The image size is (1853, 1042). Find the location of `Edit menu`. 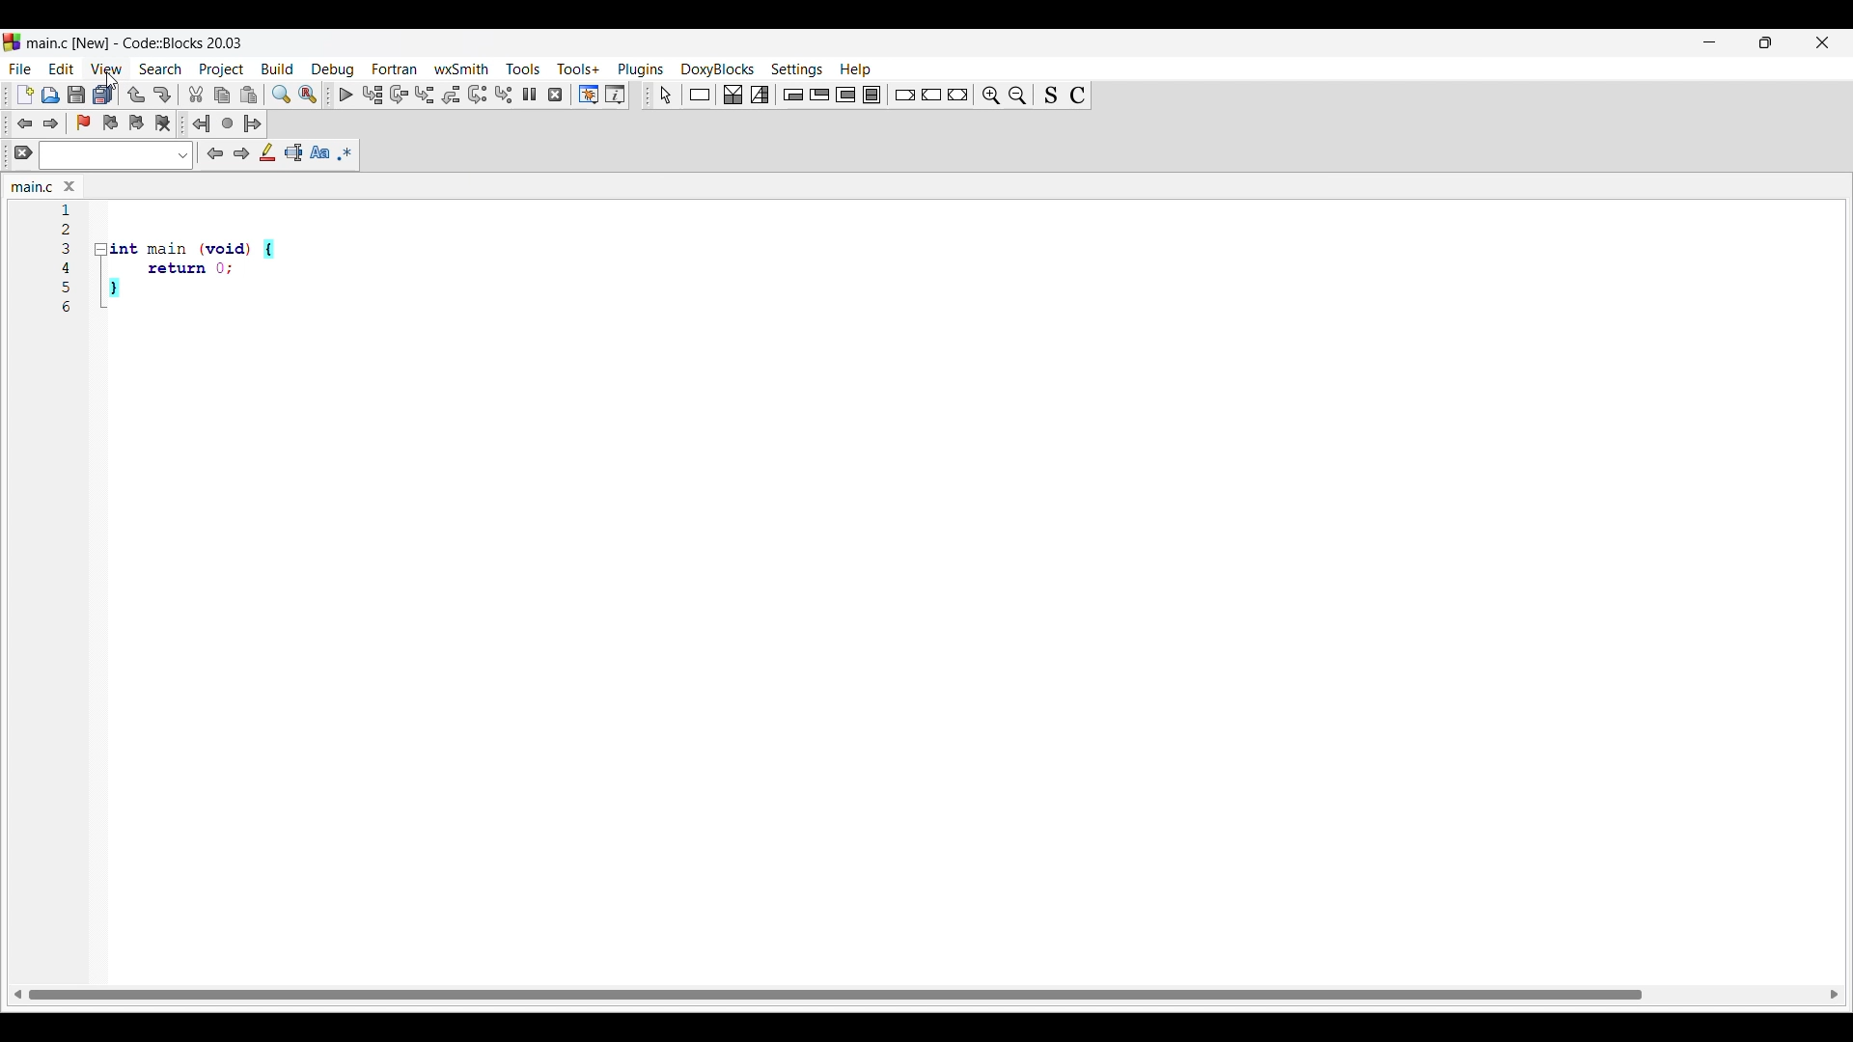

Edit menu is located at coordinates (62, 69).